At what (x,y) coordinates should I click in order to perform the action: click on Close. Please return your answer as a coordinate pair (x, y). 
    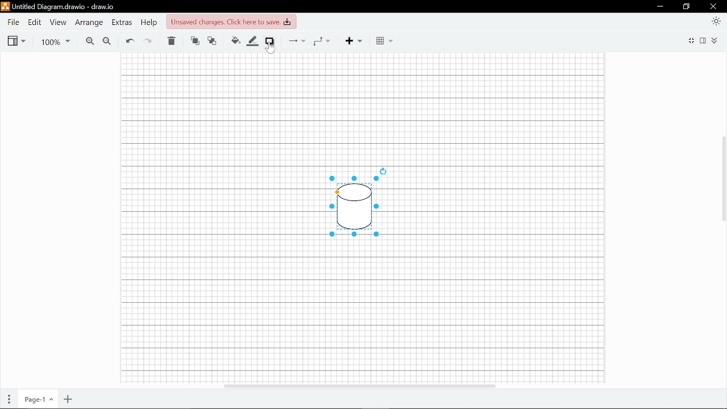
    Looking at the image, I should click on (715, 6).